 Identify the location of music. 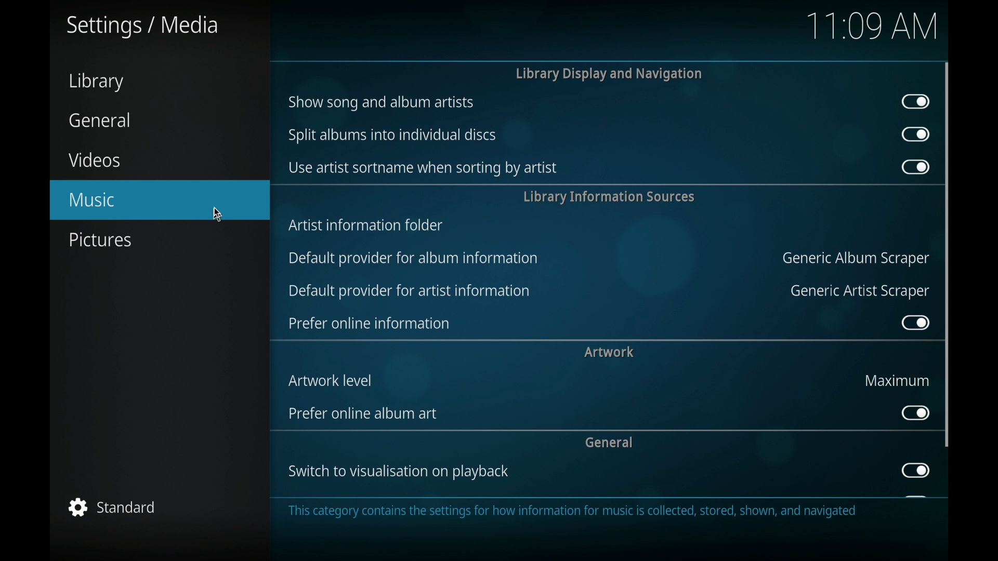
(160, 199).